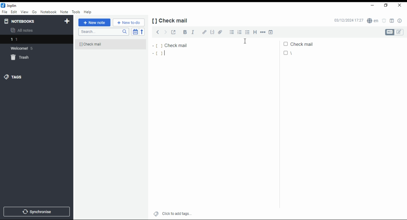  I want to click on set alarm, so click(385, 21).